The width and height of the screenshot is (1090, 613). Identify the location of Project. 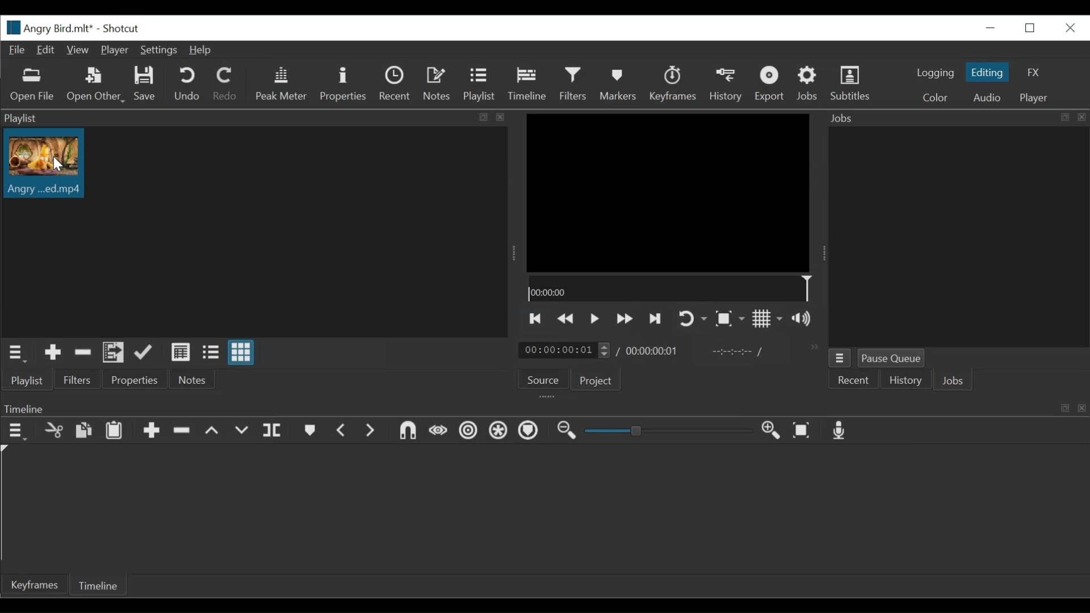
(597, 381).